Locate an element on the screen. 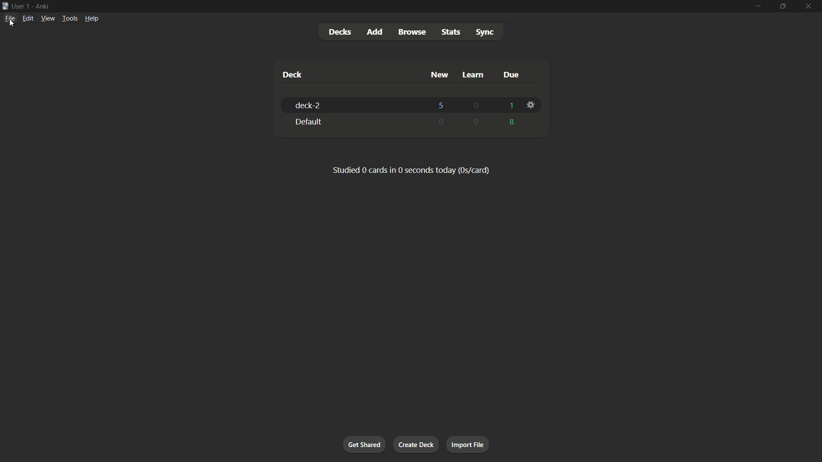  Studied 0 cards in 0 seconds today (0s/card) is located at coordinates (411, 170).